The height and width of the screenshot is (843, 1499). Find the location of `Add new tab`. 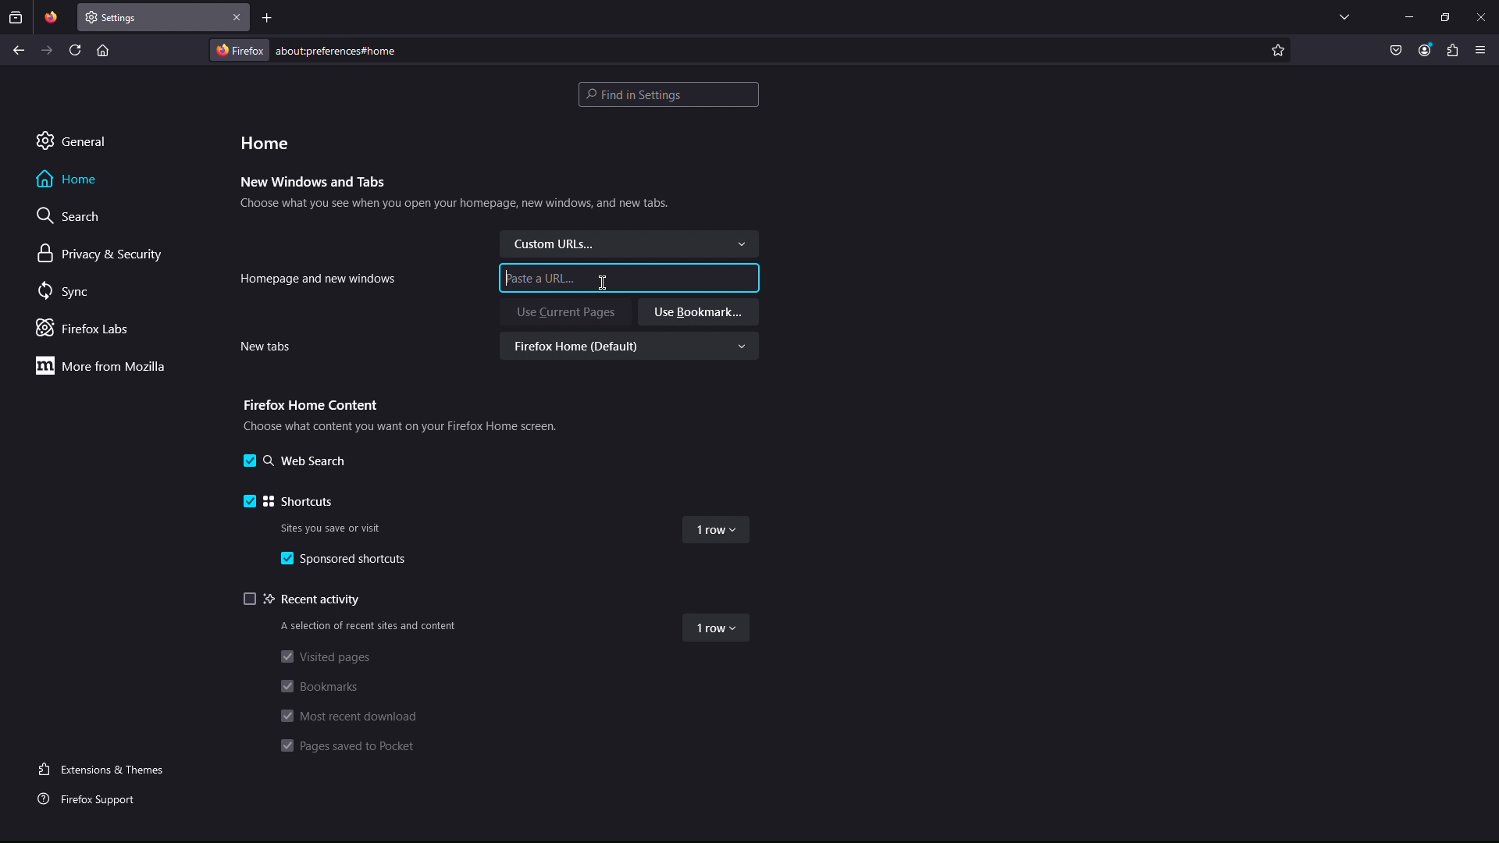

Add new tab is located at coordinates (268, 17).